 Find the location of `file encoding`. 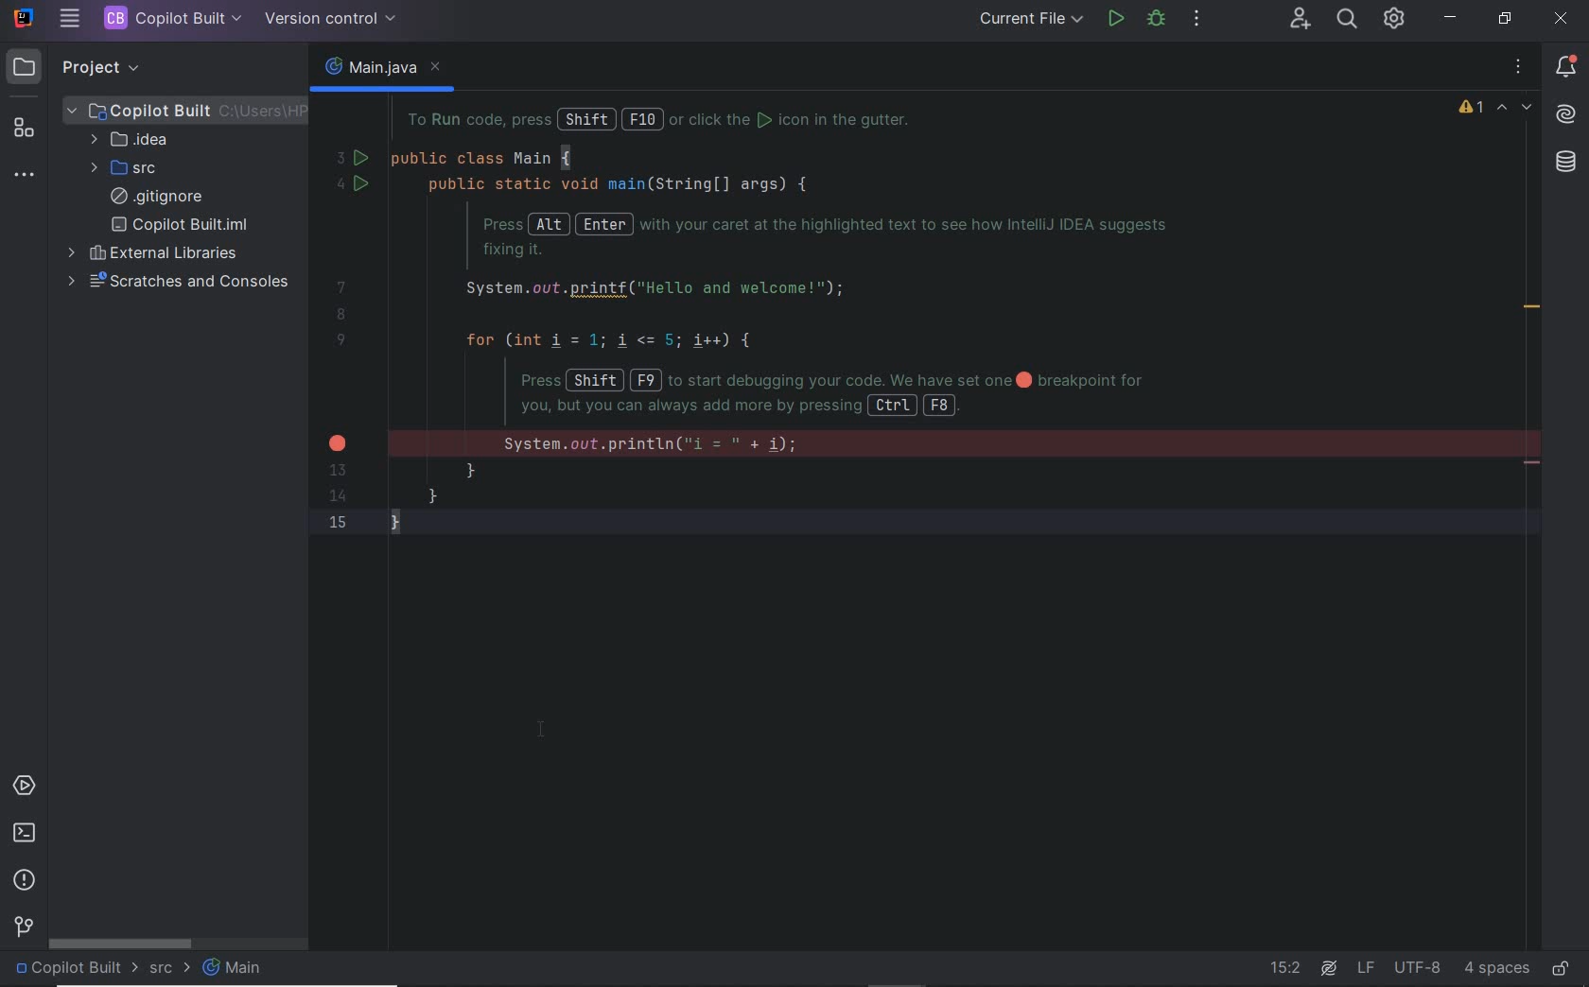

file encoding is located at coordinates (1418, 966).